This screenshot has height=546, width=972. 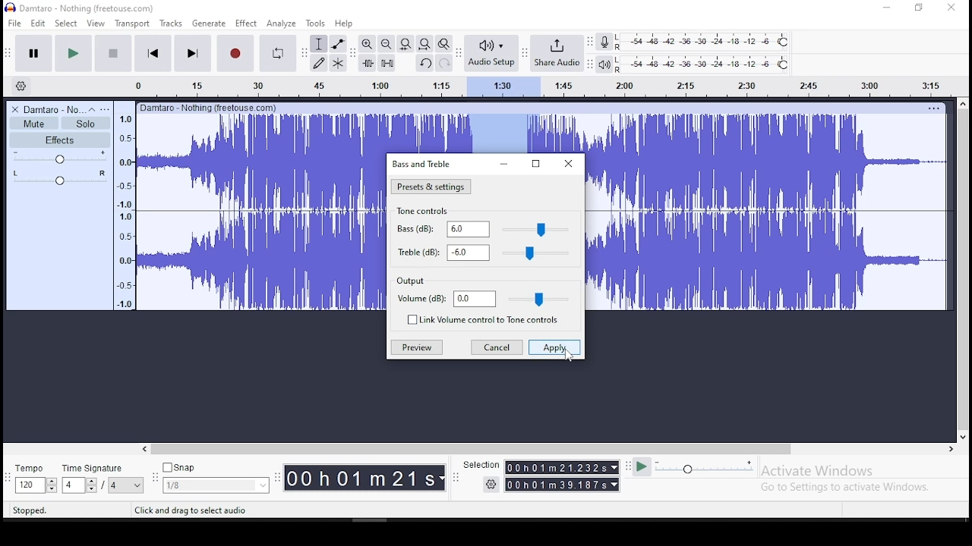 What do you see at coordinates (423, 163) in the screenshot?
I see `bass and treble` at bounding box center [423, 163].